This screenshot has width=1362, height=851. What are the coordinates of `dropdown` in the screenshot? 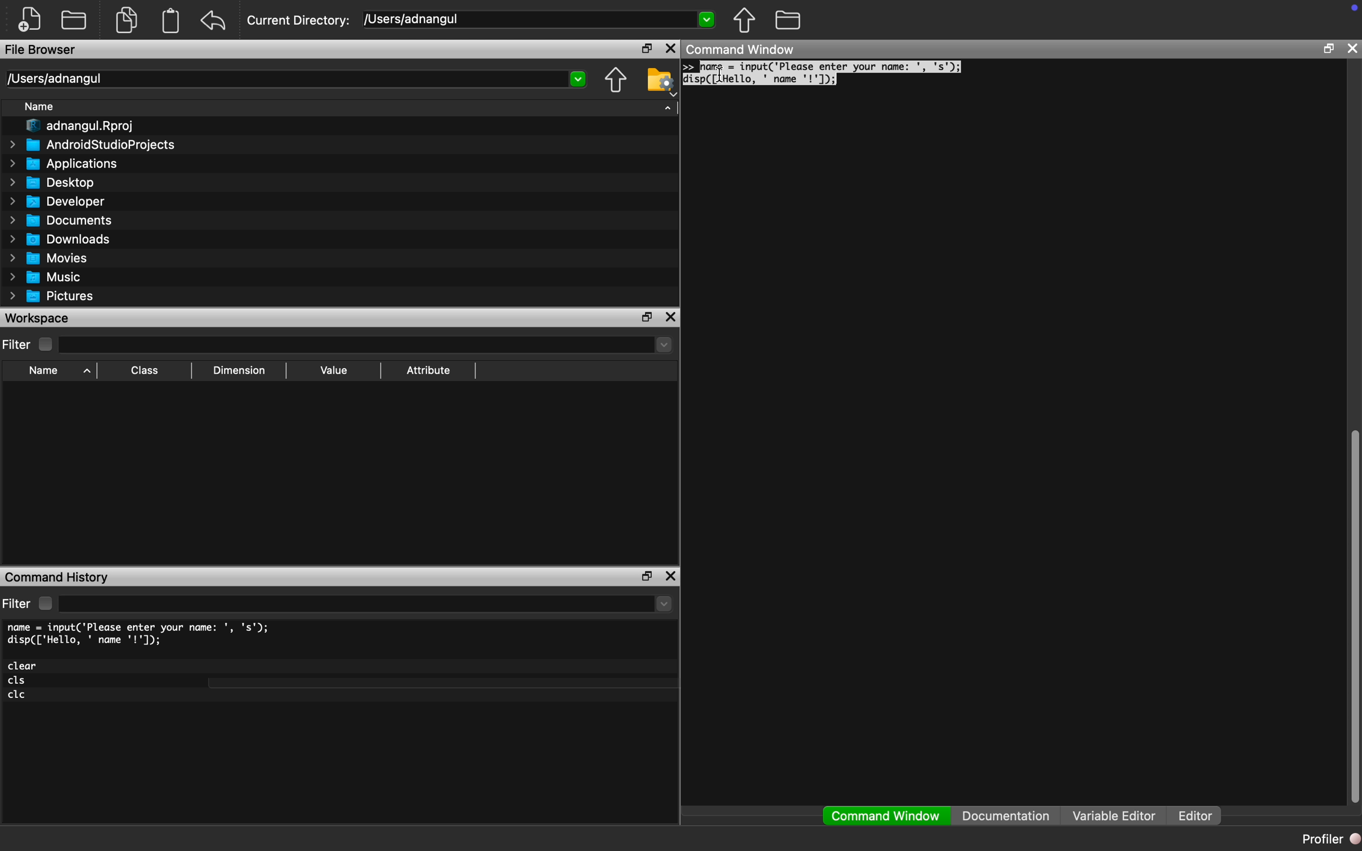 It's located at (579, 79).